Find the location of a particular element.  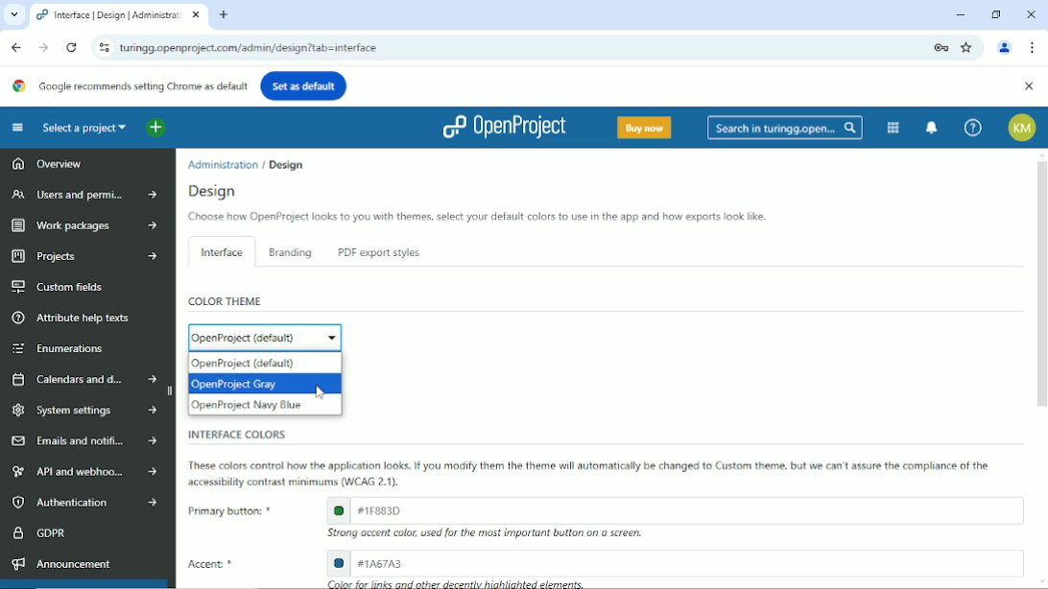

INTERFACE COLORS is located at coordinates (233, 434).